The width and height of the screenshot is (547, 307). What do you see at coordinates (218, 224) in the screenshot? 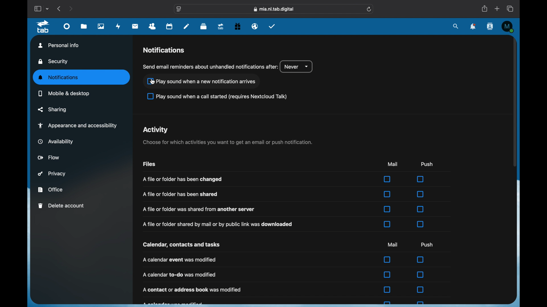
I see `info` at bounding box center [218, 224].